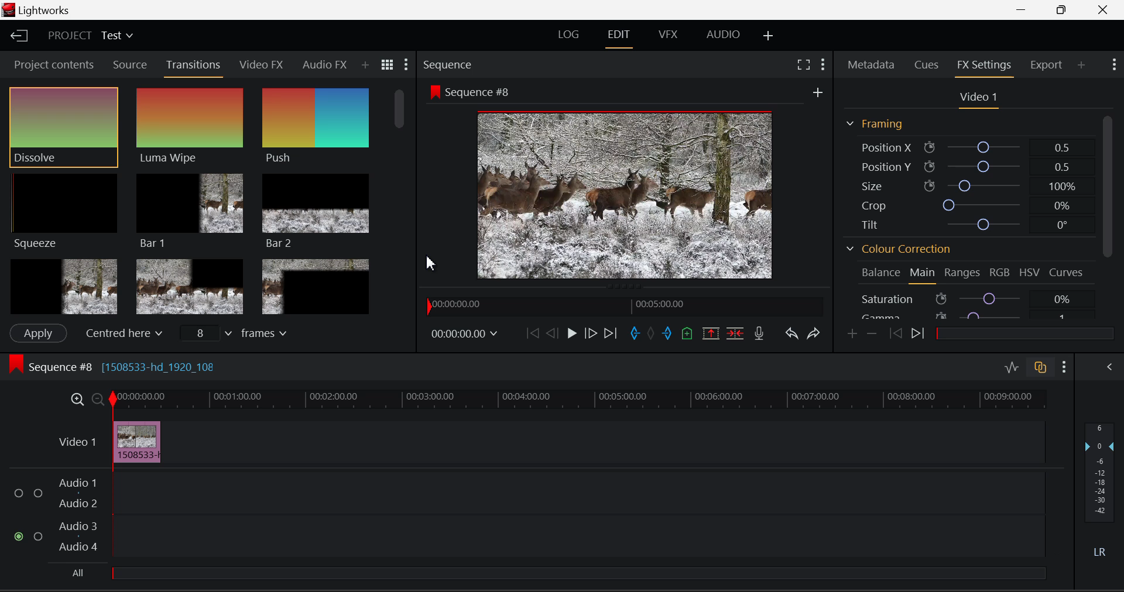  I want to click on Project Title, so click(88, 35).